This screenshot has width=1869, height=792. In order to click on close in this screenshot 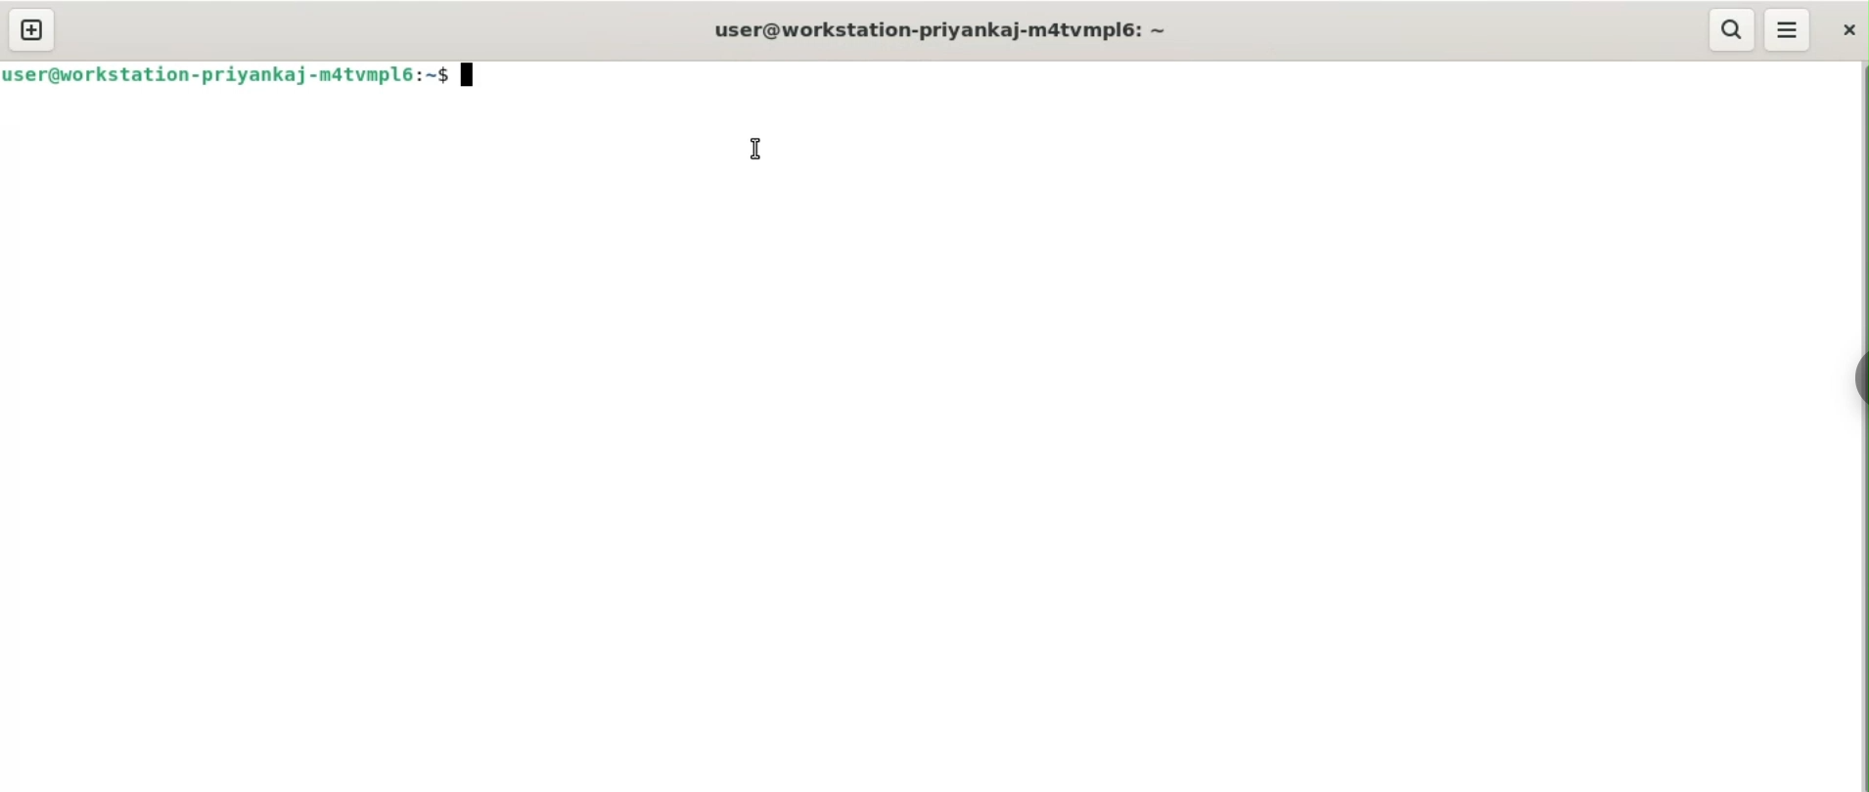, I will do `click(1847, 31)`.